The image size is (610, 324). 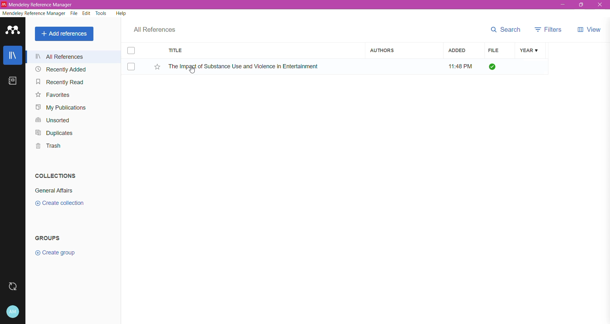 What do you see at coordinates (550, 30) in the screenshot?
I see `Filters` at bounding box center [550, 30].